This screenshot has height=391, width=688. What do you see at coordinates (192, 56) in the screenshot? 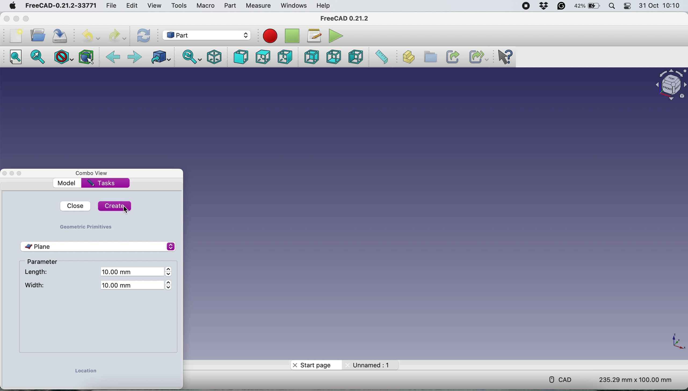
I see `Sync view` at bounding box center [192, 56].